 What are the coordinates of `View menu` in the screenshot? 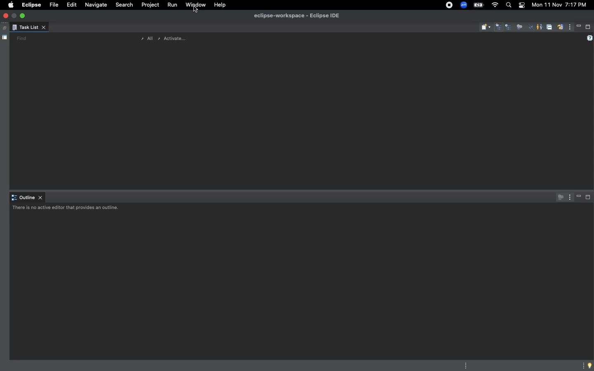 It's located at (570, 28).